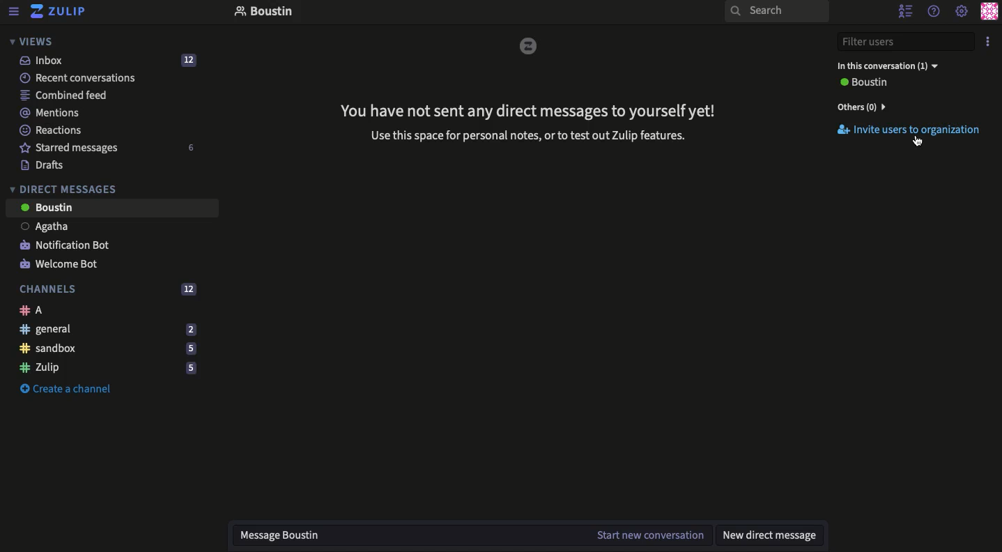 Image resolution: width=1002 pixels, height=552 pixels. What do you see at coordinates (861, 83) in the screenshot?
I see `User` at bounding box center [861, 83].